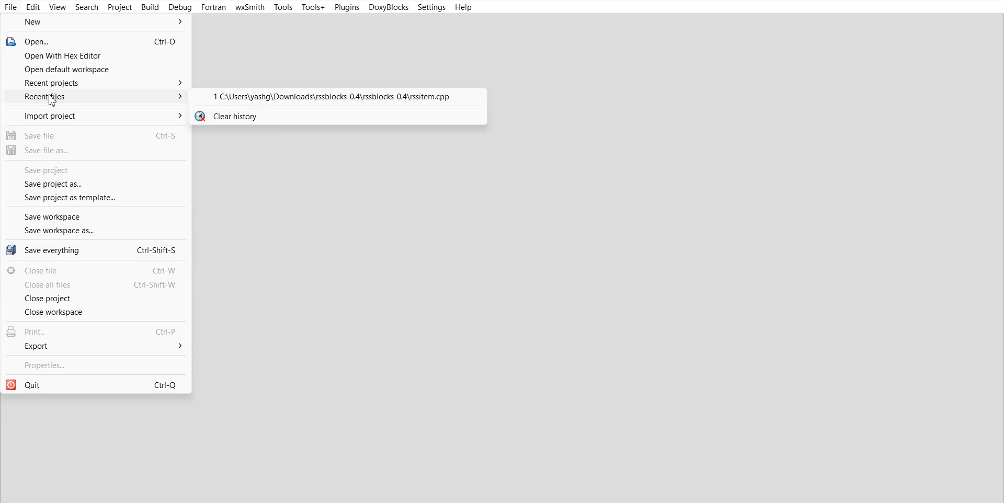 The image size is (1004, 503). I want to click on Open, so click(95, 41).